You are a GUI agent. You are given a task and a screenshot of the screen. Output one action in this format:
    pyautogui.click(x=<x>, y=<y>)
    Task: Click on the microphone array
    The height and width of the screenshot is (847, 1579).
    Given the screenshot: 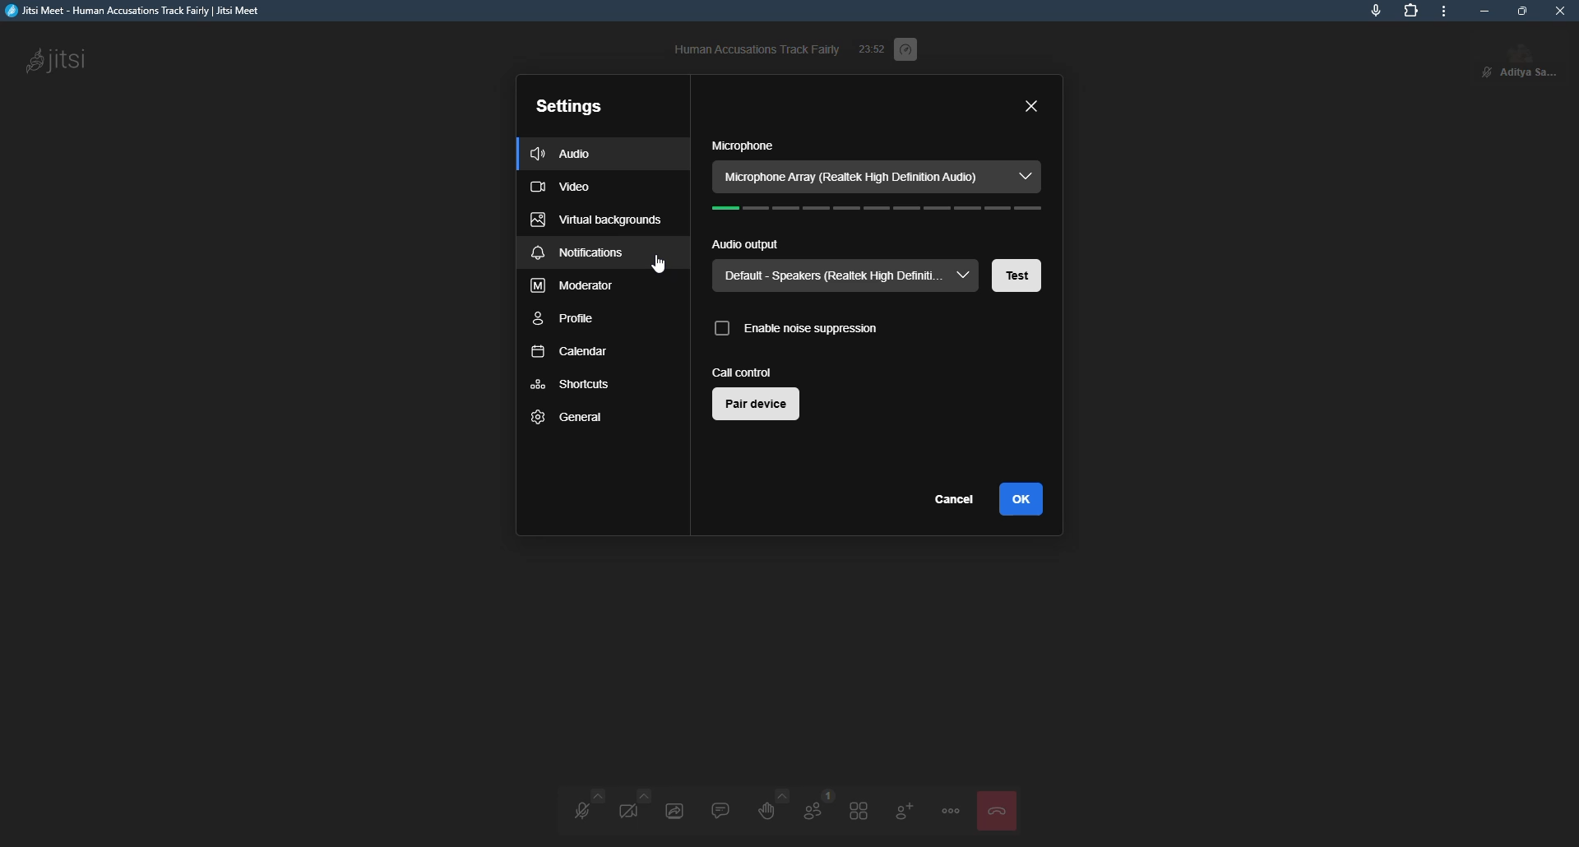 What is the action you would take?
    pyautogui.click(x=879, y=175)
    